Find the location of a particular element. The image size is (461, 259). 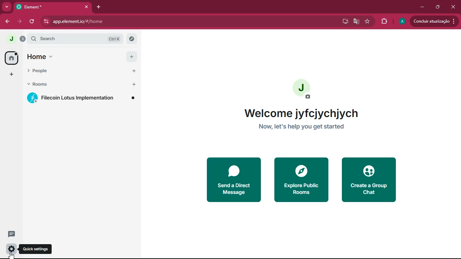

explore public rooms is located at coordinates (301, 180).